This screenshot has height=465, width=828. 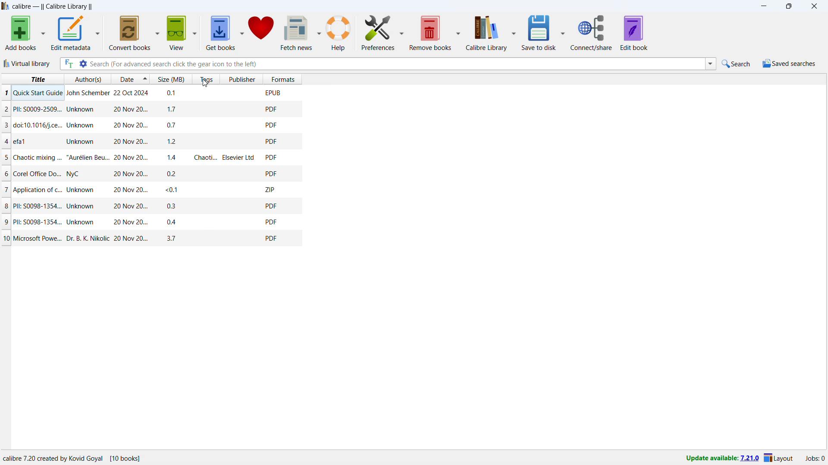 What do you see at coordinates (220, 32) in the screenshot?
I see `get books` at bounding box center [220, 32].